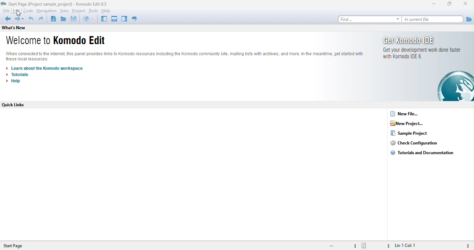 The height and width of the screenshot is (250, 474). Describe the element at coordinates (370, 19) in the screenshot. I see `find` at that location.